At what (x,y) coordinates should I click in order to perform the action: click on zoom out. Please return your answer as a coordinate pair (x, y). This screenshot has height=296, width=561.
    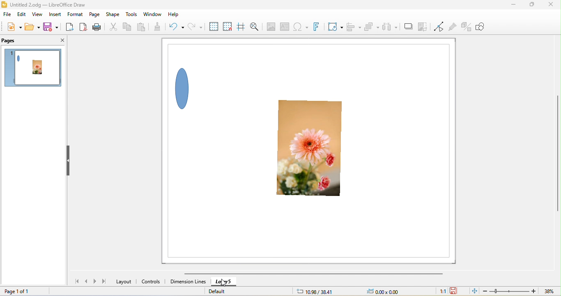
    Looking at the image, I should click on (485, 291).